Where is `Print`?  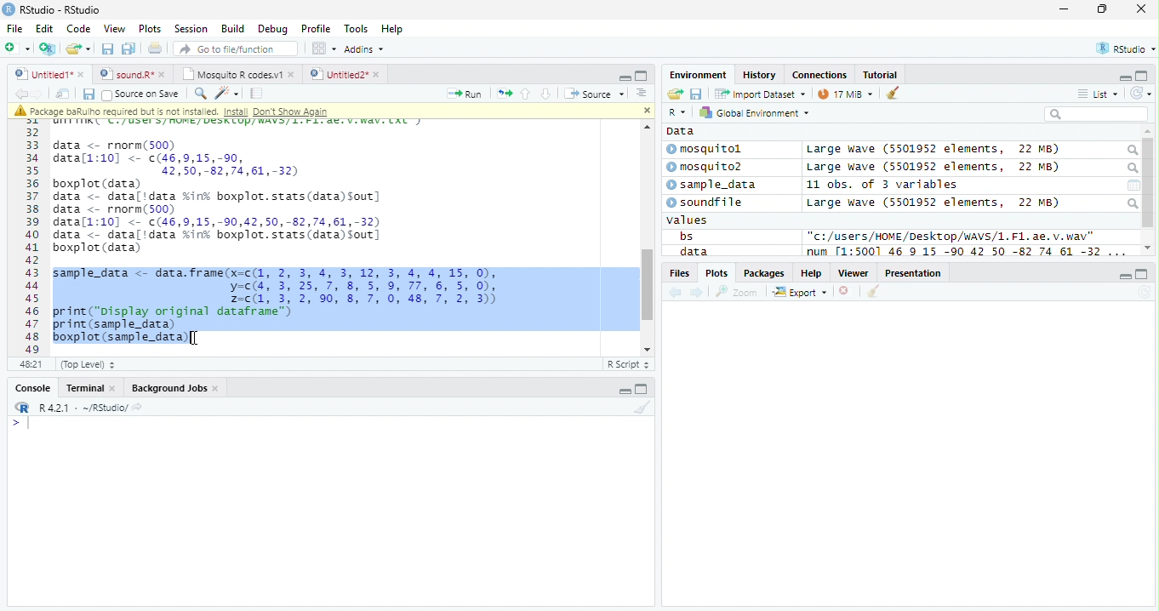 Print is located at coordinates (156, 49).